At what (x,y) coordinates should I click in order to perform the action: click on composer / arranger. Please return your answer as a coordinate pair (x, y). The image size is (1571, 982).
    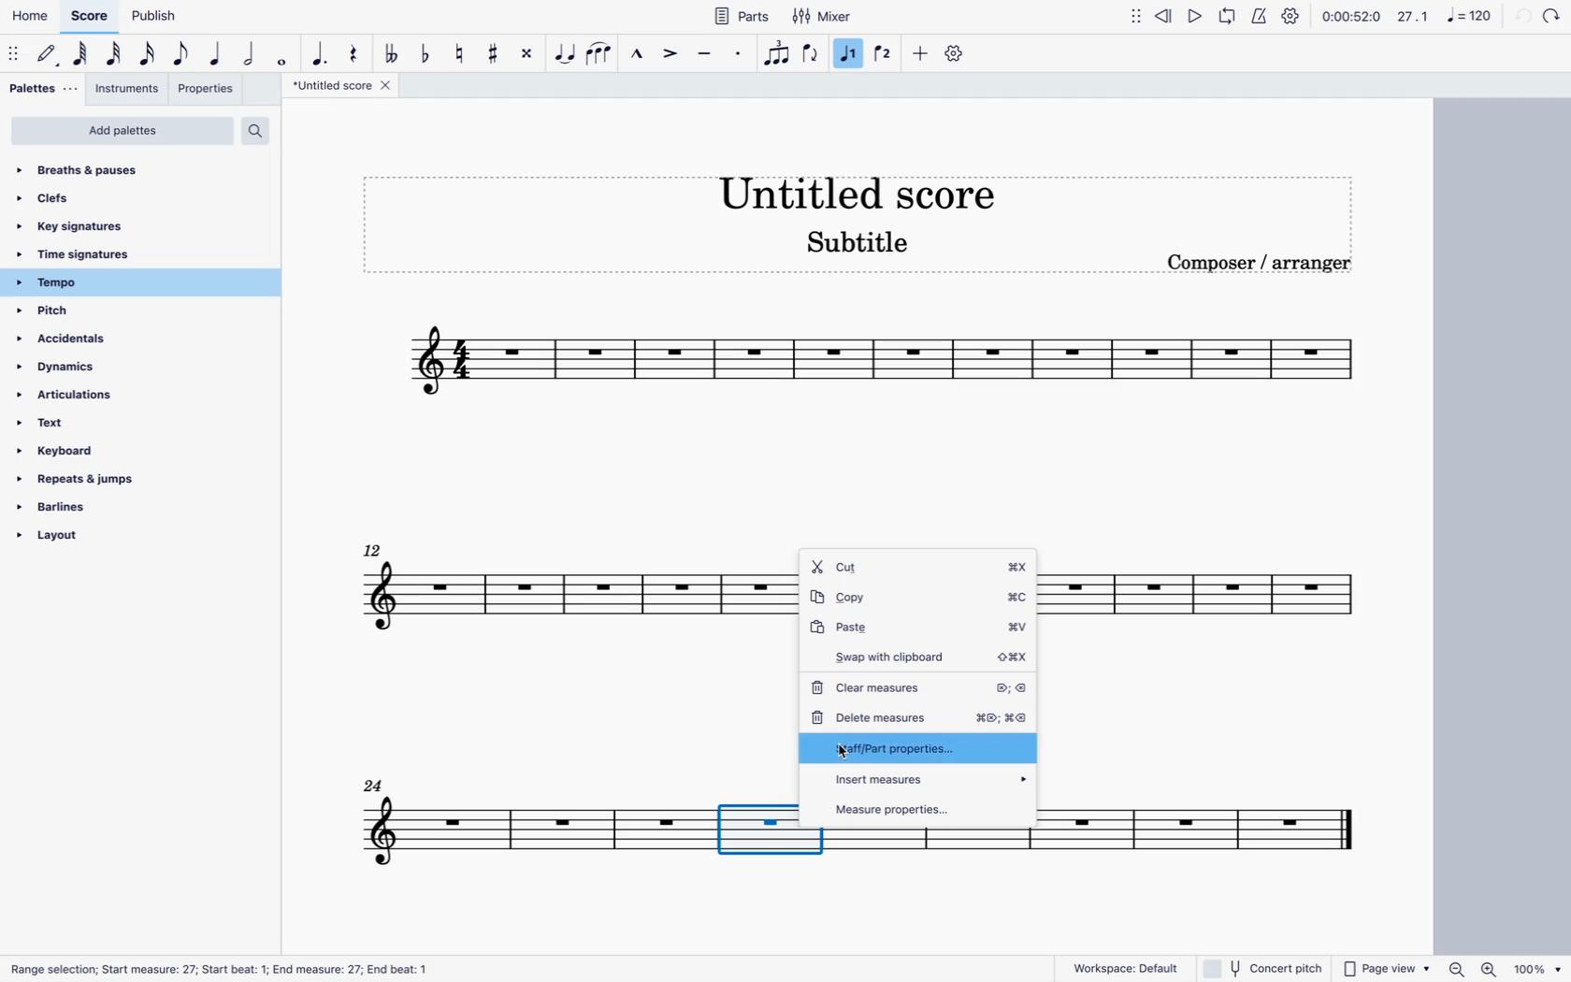
    Looking at the image, I should click on (1265, 260).